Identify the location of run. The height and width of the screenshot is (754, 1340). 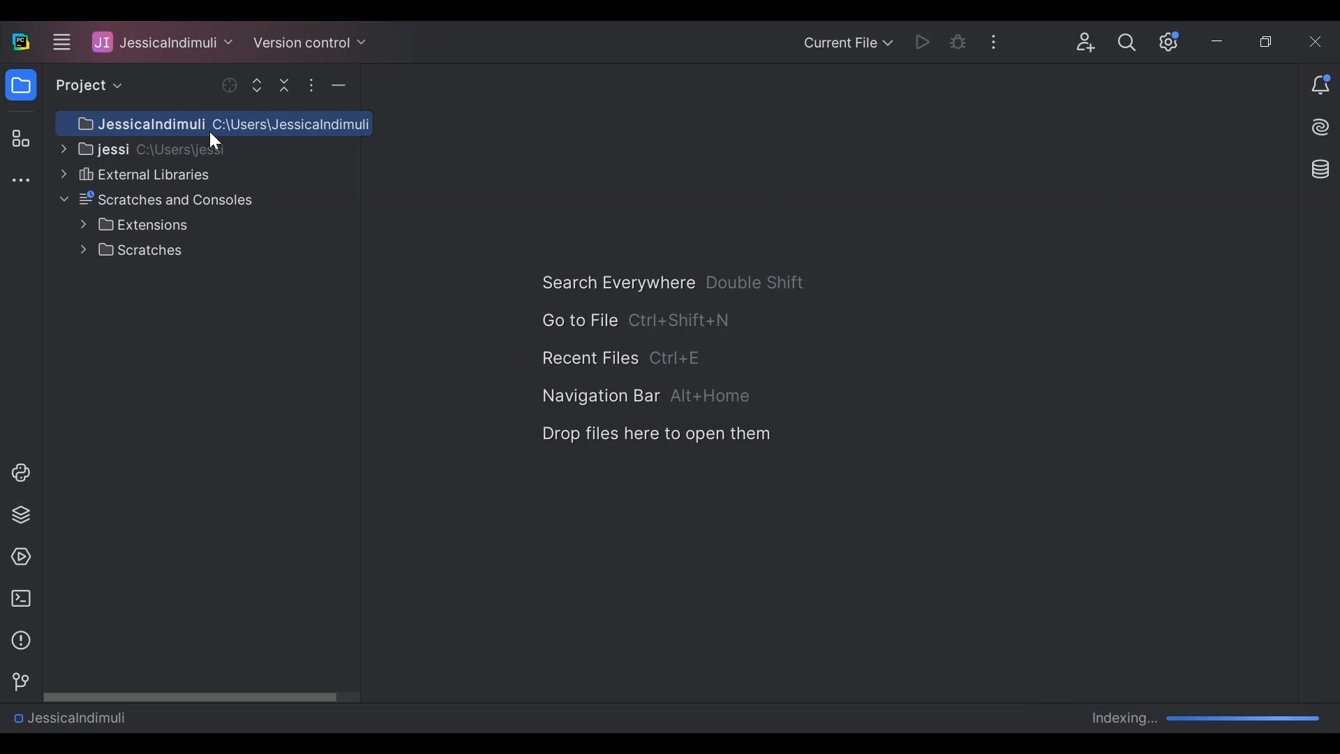
(17, 557).